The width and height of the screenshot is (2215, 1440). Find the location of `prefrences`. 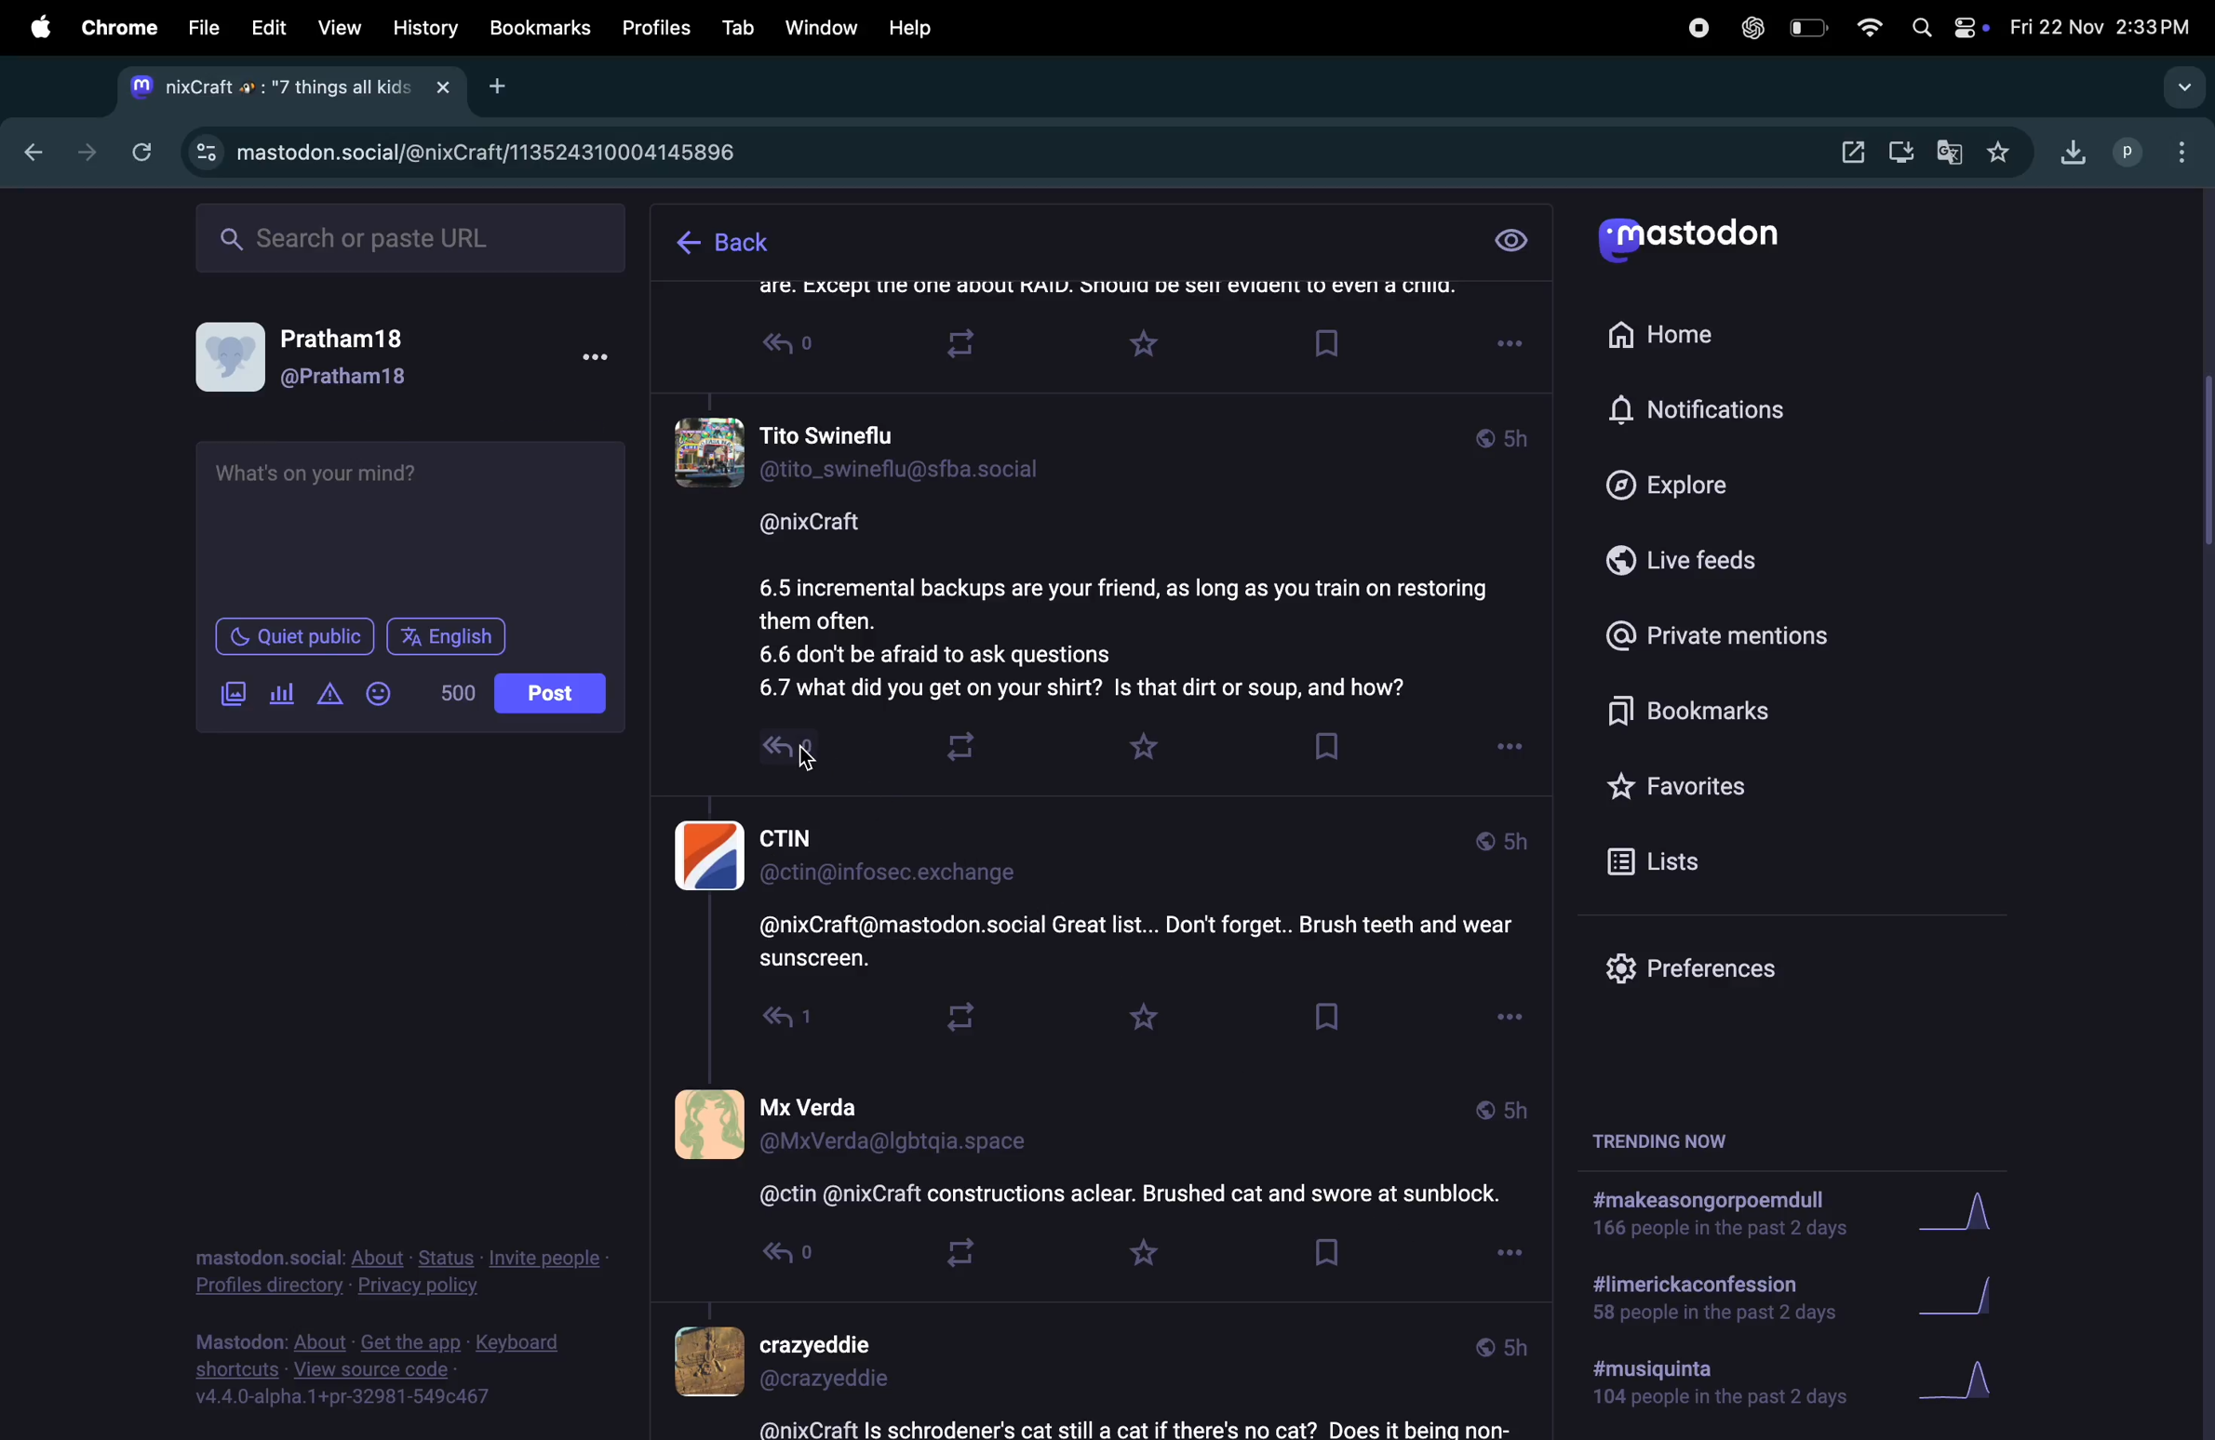

prefrences is located at coordinates (1705, 969).